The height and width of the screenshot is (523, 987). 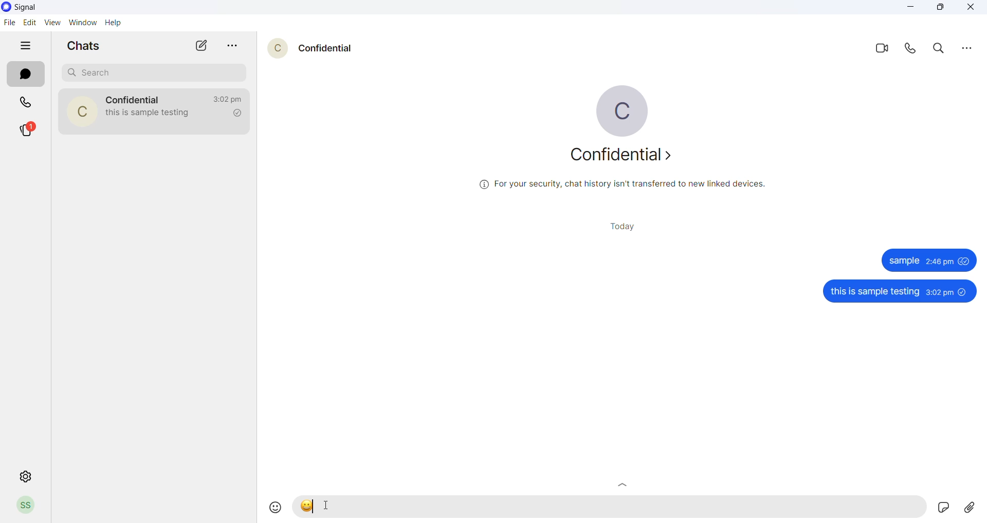 I want to click on seen, so click(x=964, y=261).